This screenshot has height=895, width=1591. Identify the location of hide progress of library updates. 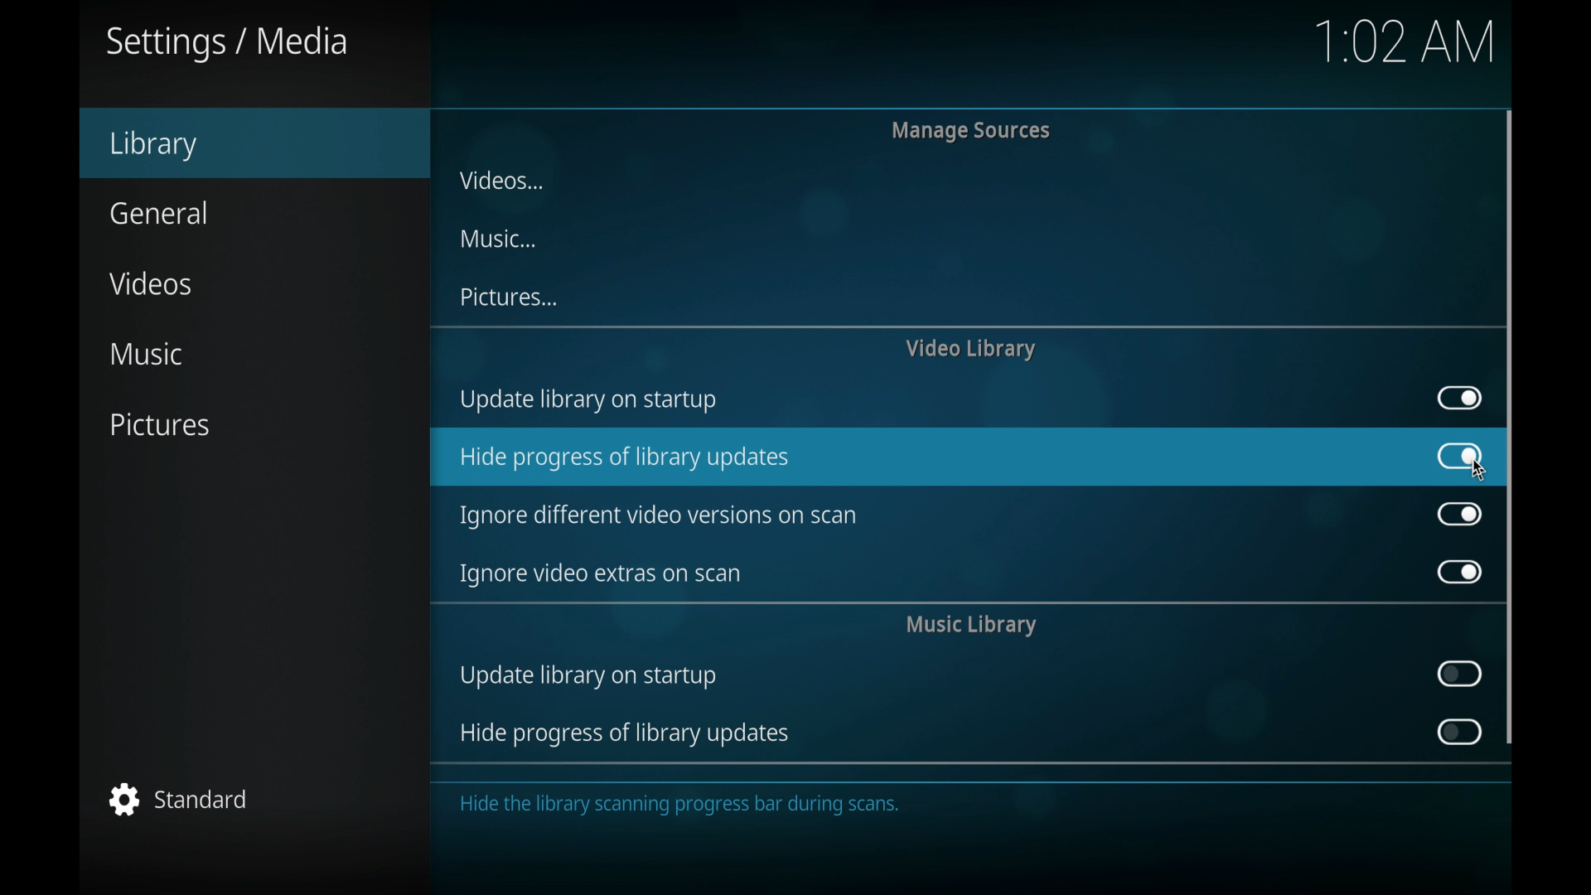
(626, 734).